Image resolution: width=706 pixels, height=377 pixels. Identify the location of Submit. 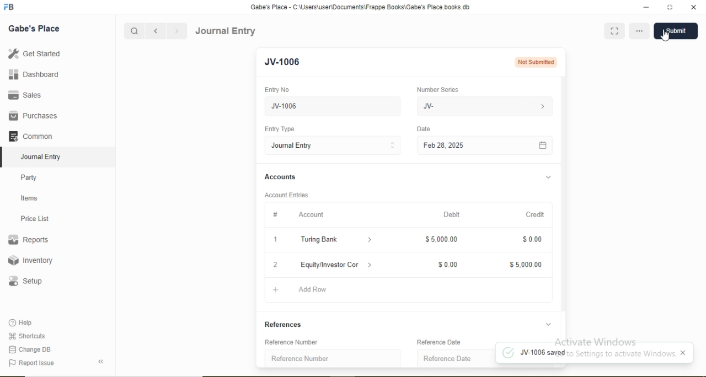
(673, 31).